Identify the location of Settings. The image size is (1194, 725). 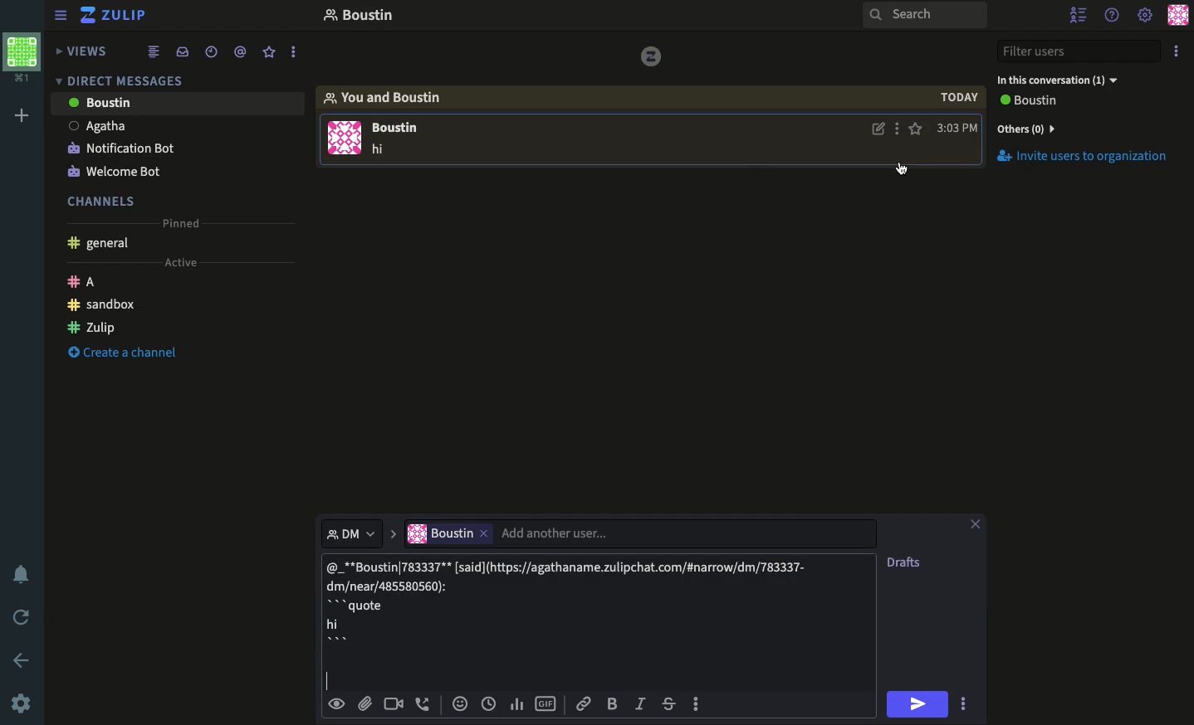
(23, 703).